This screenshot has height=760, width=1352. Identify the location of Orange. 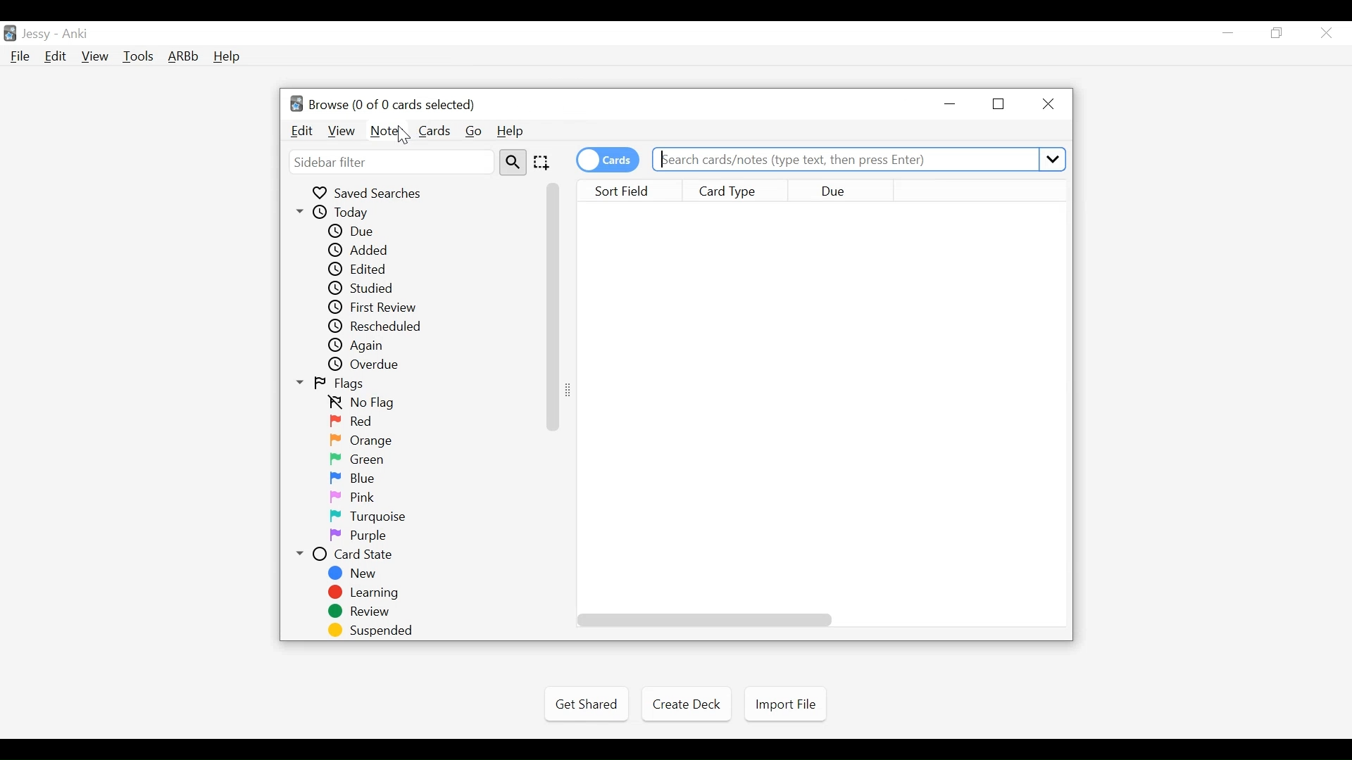
(363, 441).